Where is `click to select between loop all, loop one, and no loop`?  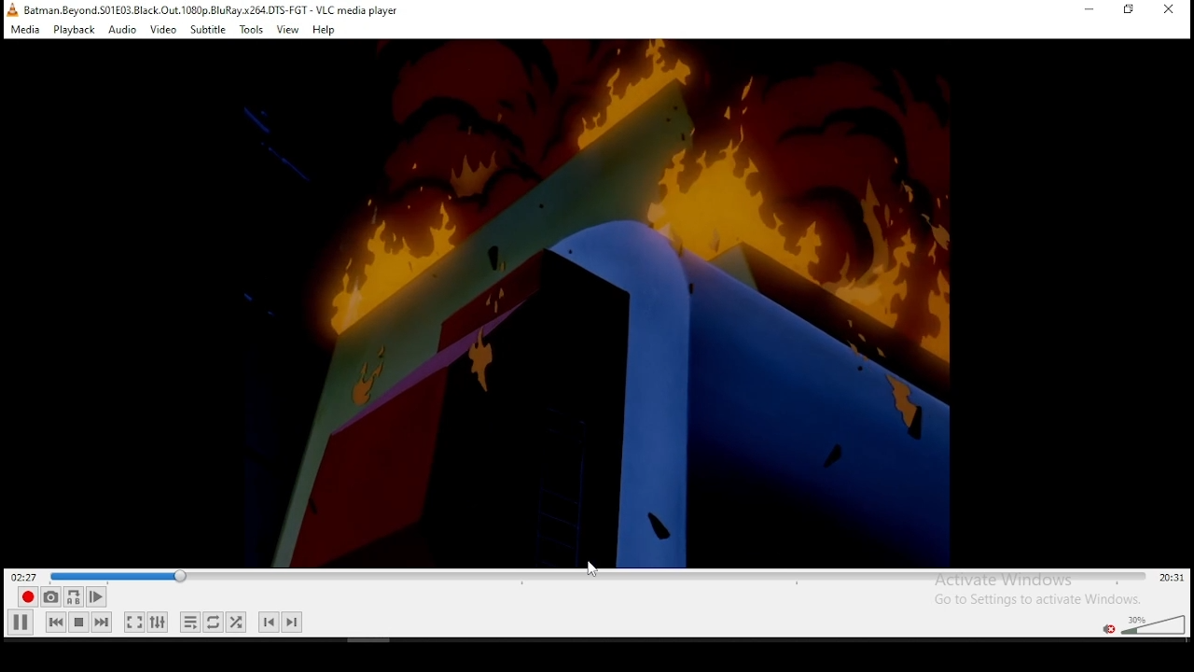
click to select between loop all, loop one, and no loop is located at coordinates (212, 623).